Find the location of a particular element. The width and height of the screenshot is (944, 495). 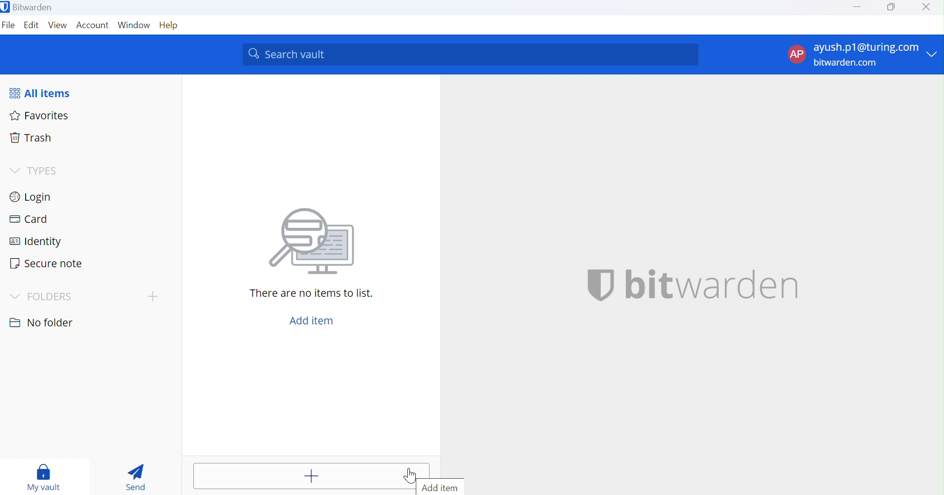

Send is located at coordinates (137, 477).